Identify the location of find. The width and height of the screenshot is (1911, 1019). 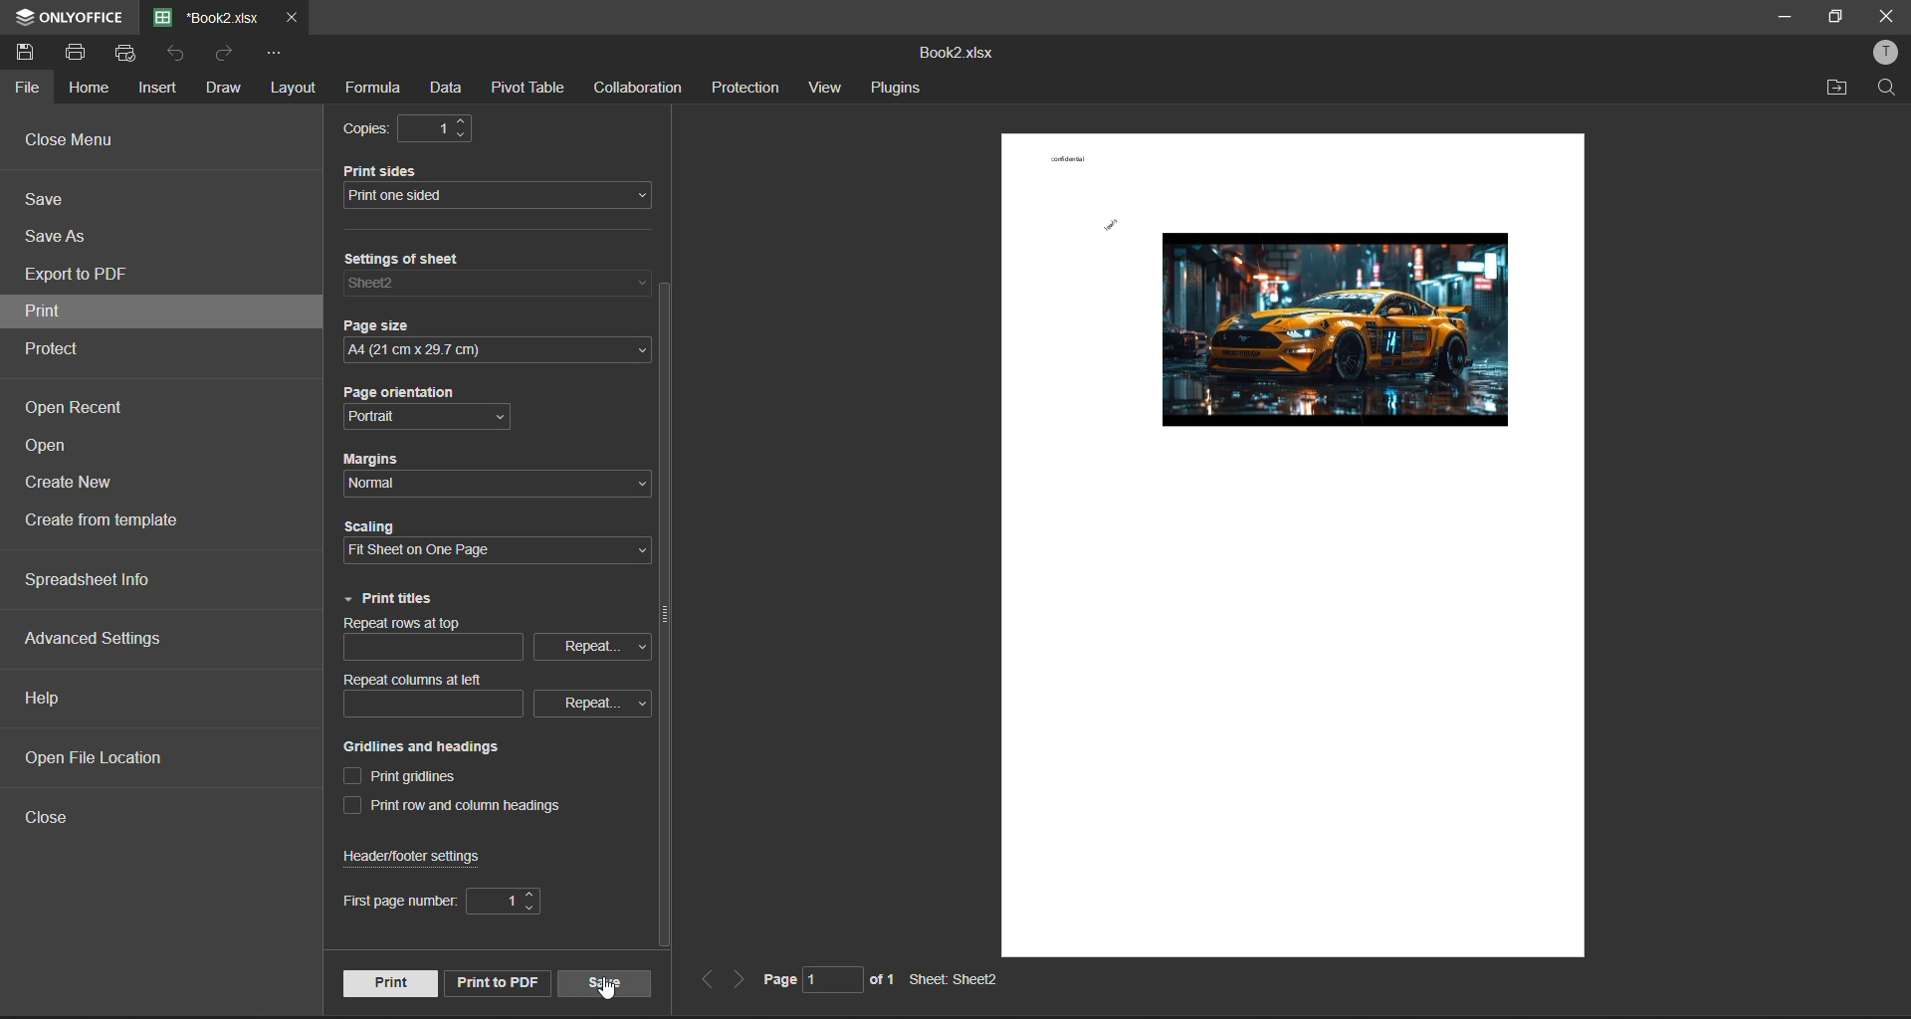
(1891, 89).